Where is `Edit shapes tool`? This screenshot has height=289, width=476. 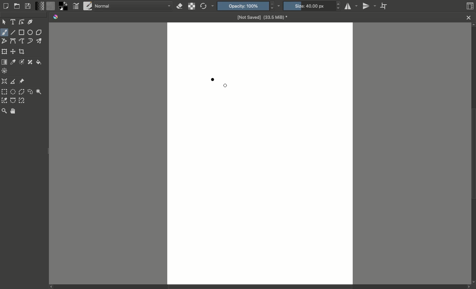 Edit shapes tool is located at coordinates (21, 22).